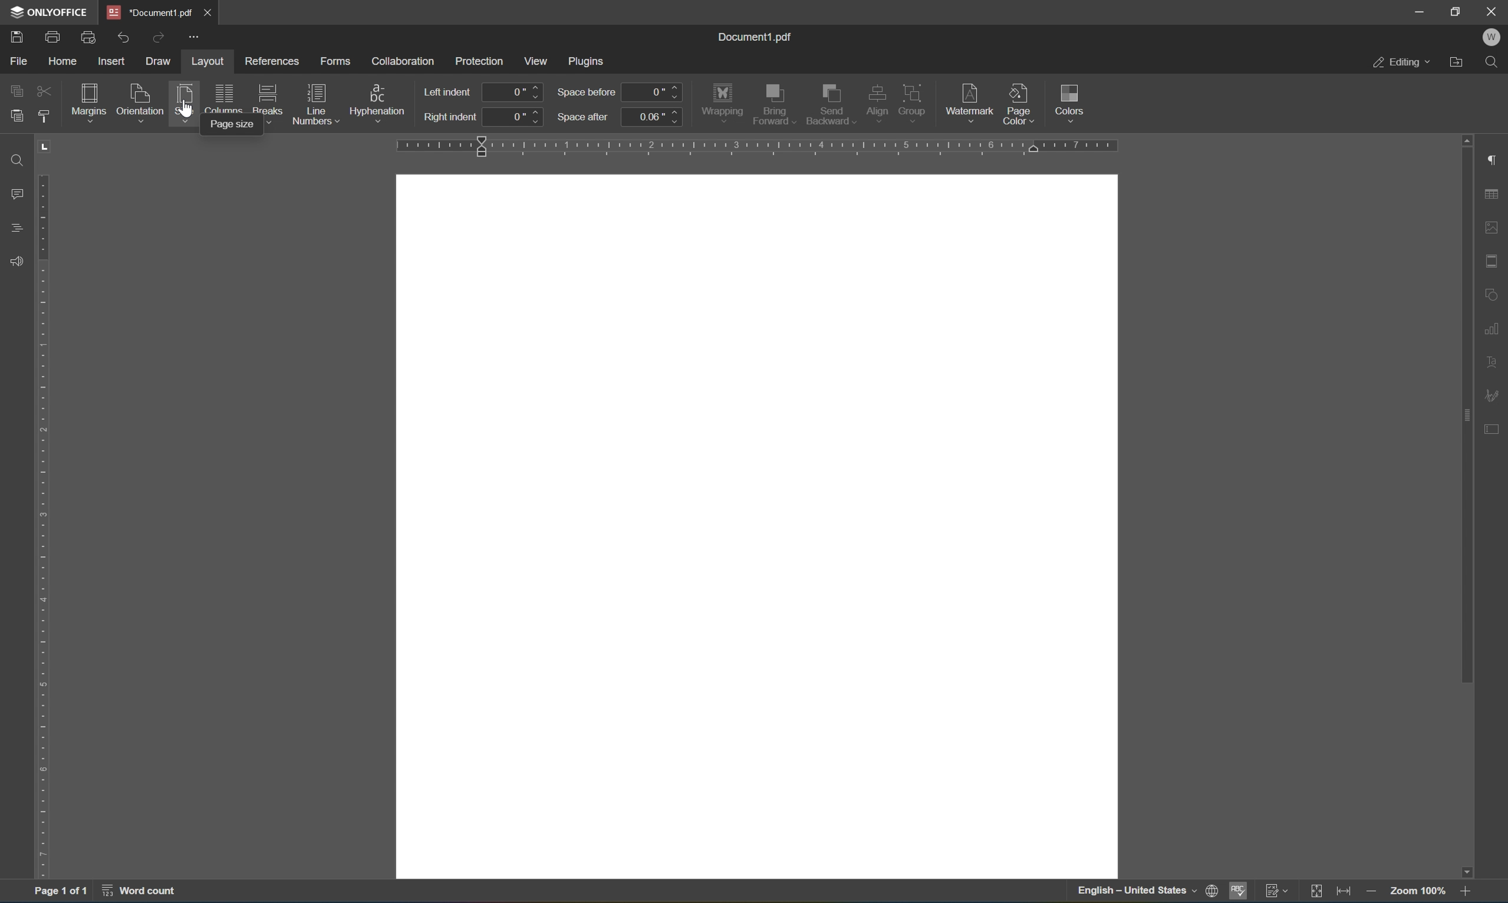  Describe the element at coordinates (403, 60) in the screenshot. I see `colaboration` at that location.